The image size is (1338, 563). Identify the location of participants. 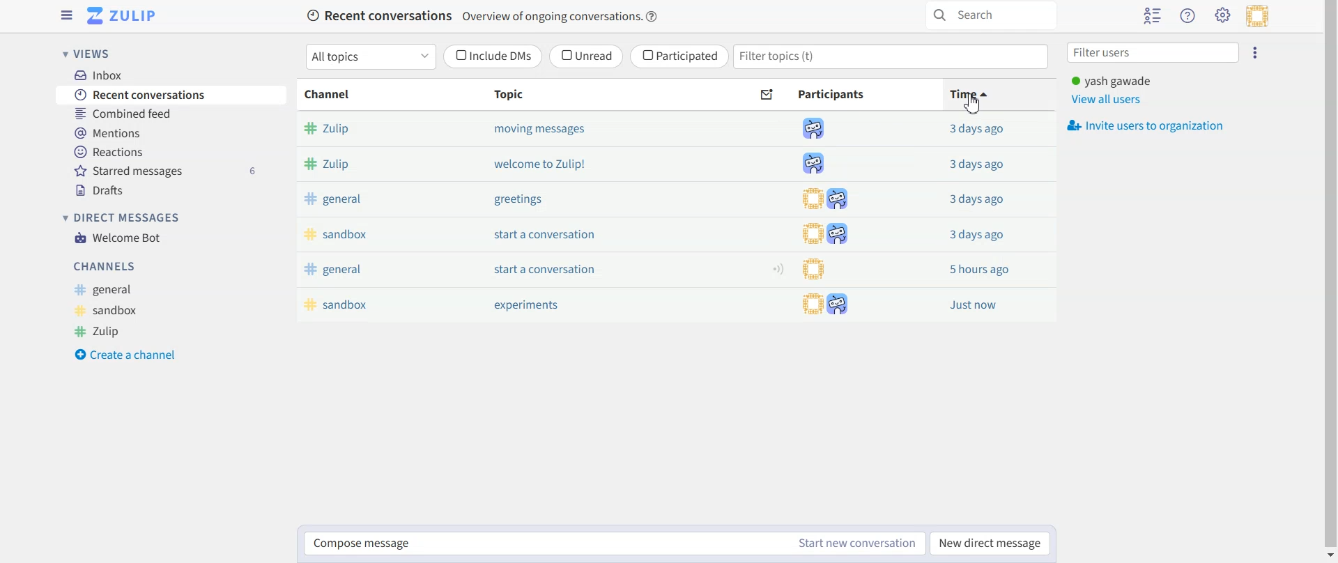
(812, 130).